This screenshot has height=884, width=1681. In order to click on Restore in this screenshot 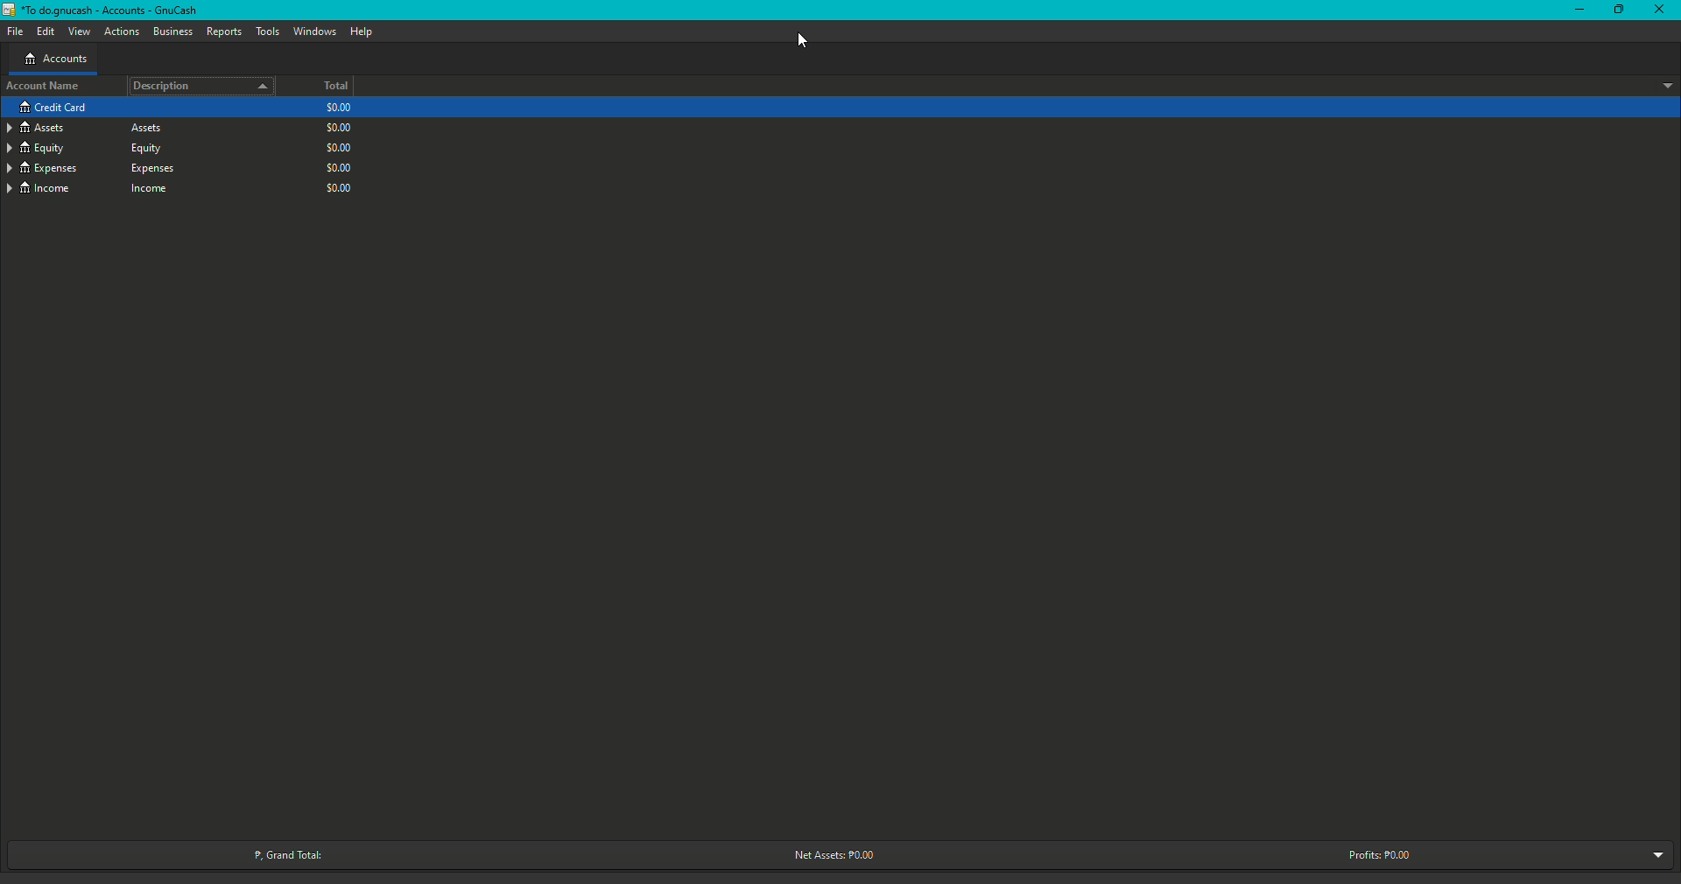, I will do `click(1615, 11)`.